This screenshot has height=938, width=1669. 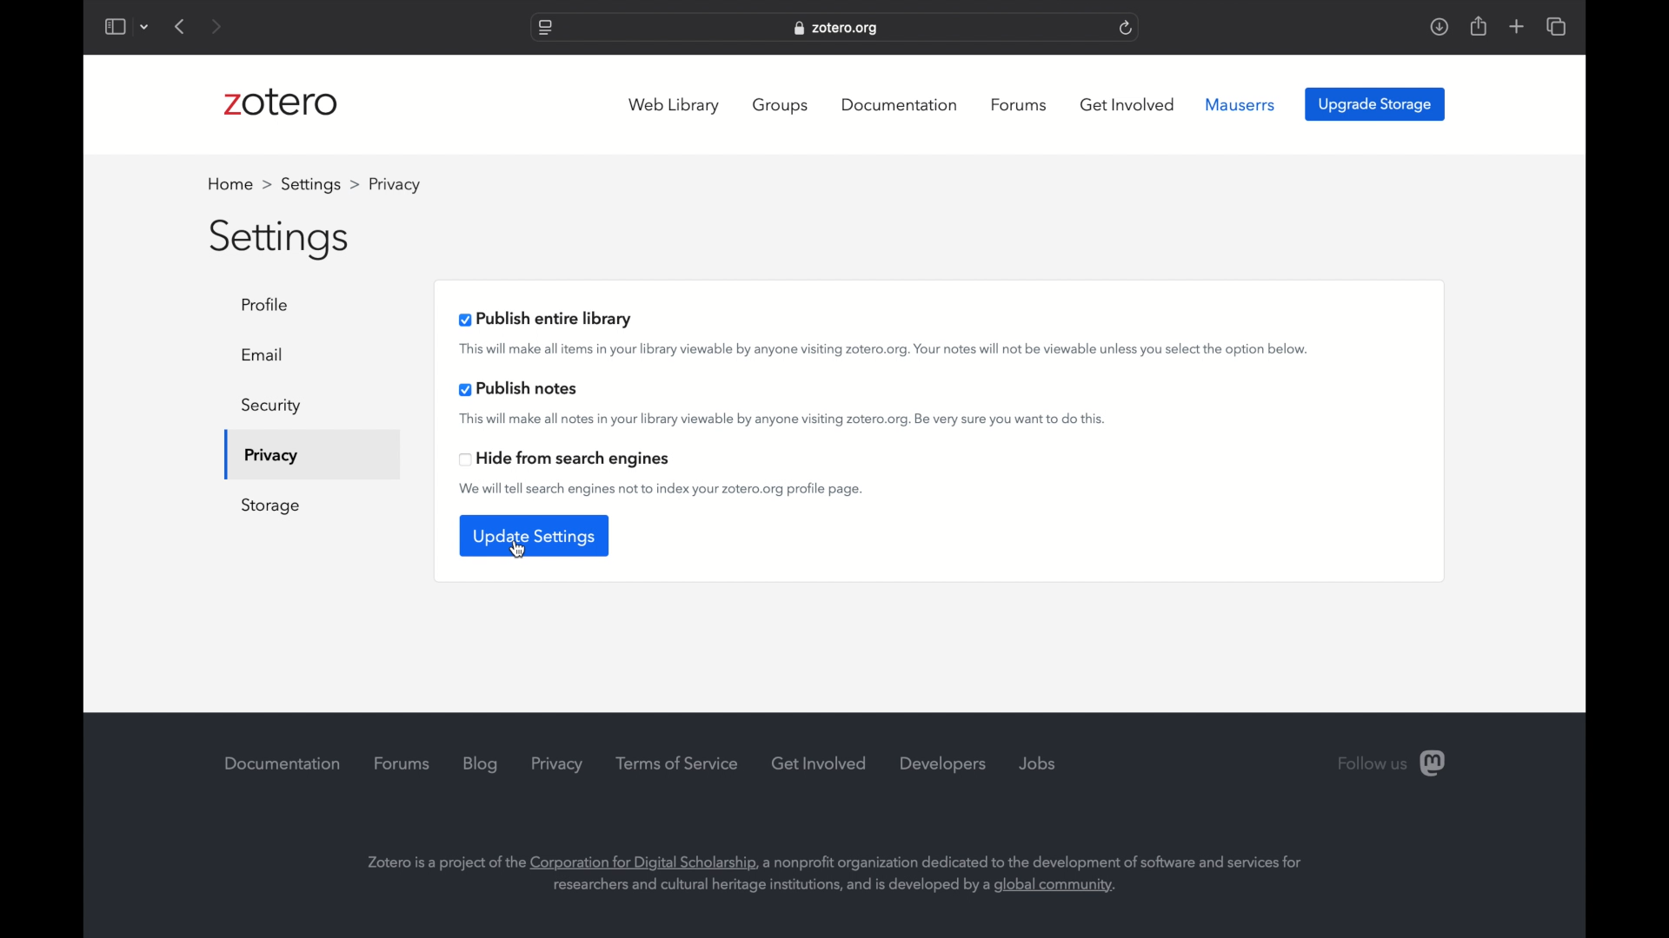 What do you see at coordinates (534, 536) in the screenshot?
I see `update settings` at bounding box center [534, 536].